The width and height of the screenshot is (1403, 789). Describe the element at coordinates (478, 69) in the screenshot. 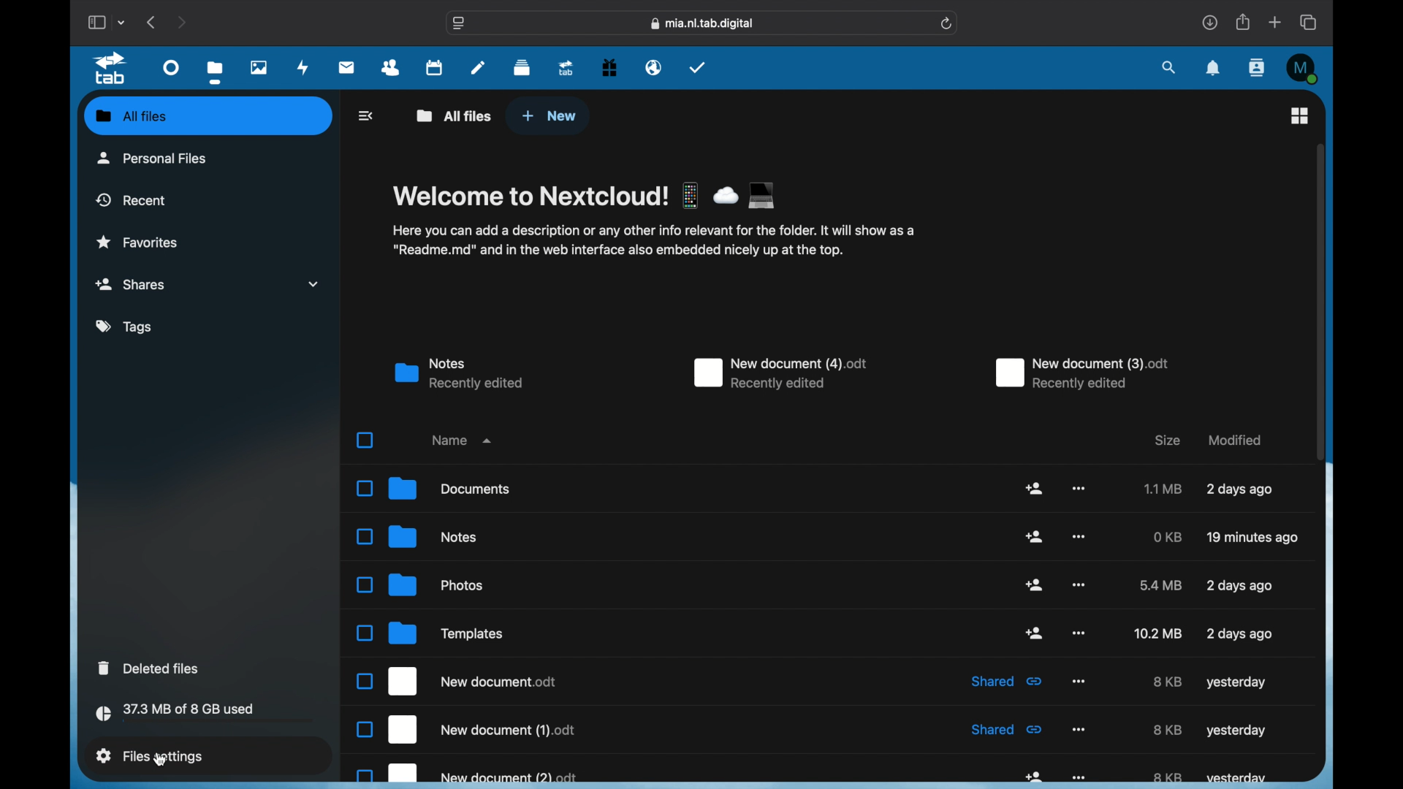

I see `notes` at that location.